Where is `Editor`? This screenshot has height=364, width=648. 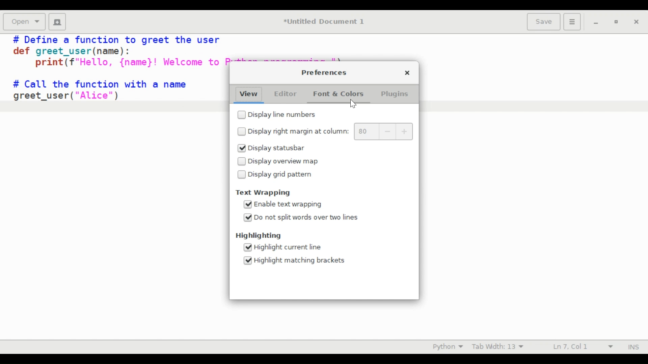 Editor is located at coordinates (287, 94).